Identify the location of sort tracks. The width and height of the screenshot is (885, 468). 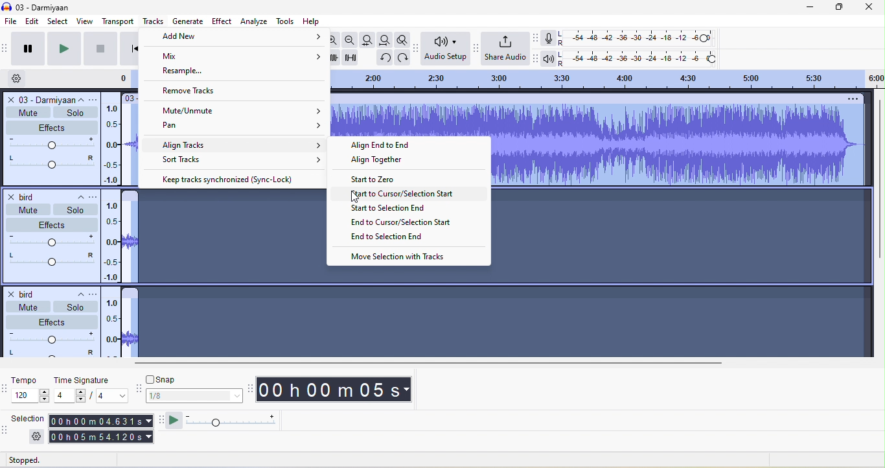
(243, 158).